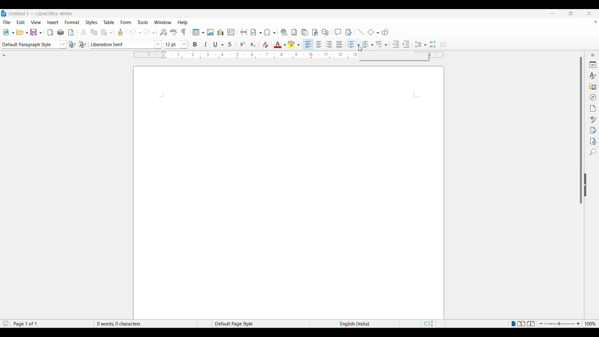 This screenshot has height=337, width=599. What do you see at coordinates (5, 323) in the screenshot?
I see `Click to save modifications in document` at bounding box center [5, 323].